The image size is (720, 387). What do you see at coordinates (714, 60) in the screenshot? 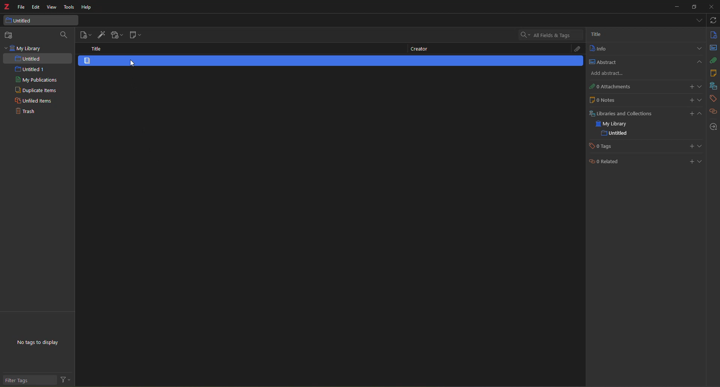
I see `attach` at bounding box center [714, 60].